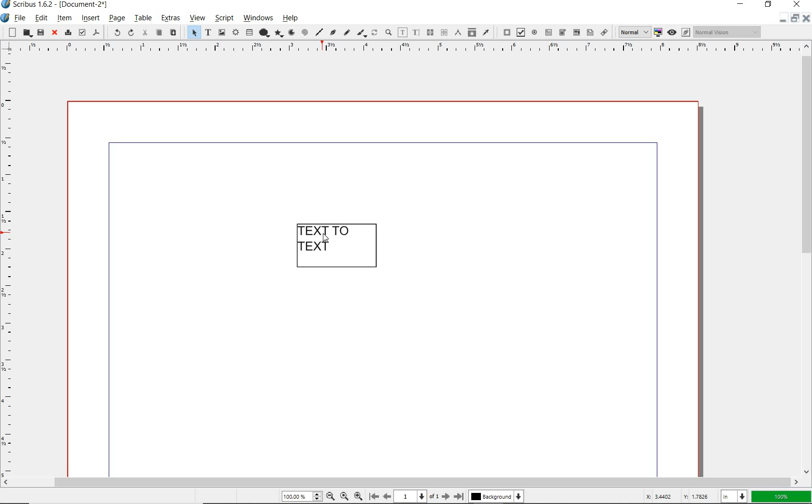 The image size is (812, 504). What do you see at coordinates (671, 496) in the screenshot?
I see `coordinates` at bounding box center [671, 496].